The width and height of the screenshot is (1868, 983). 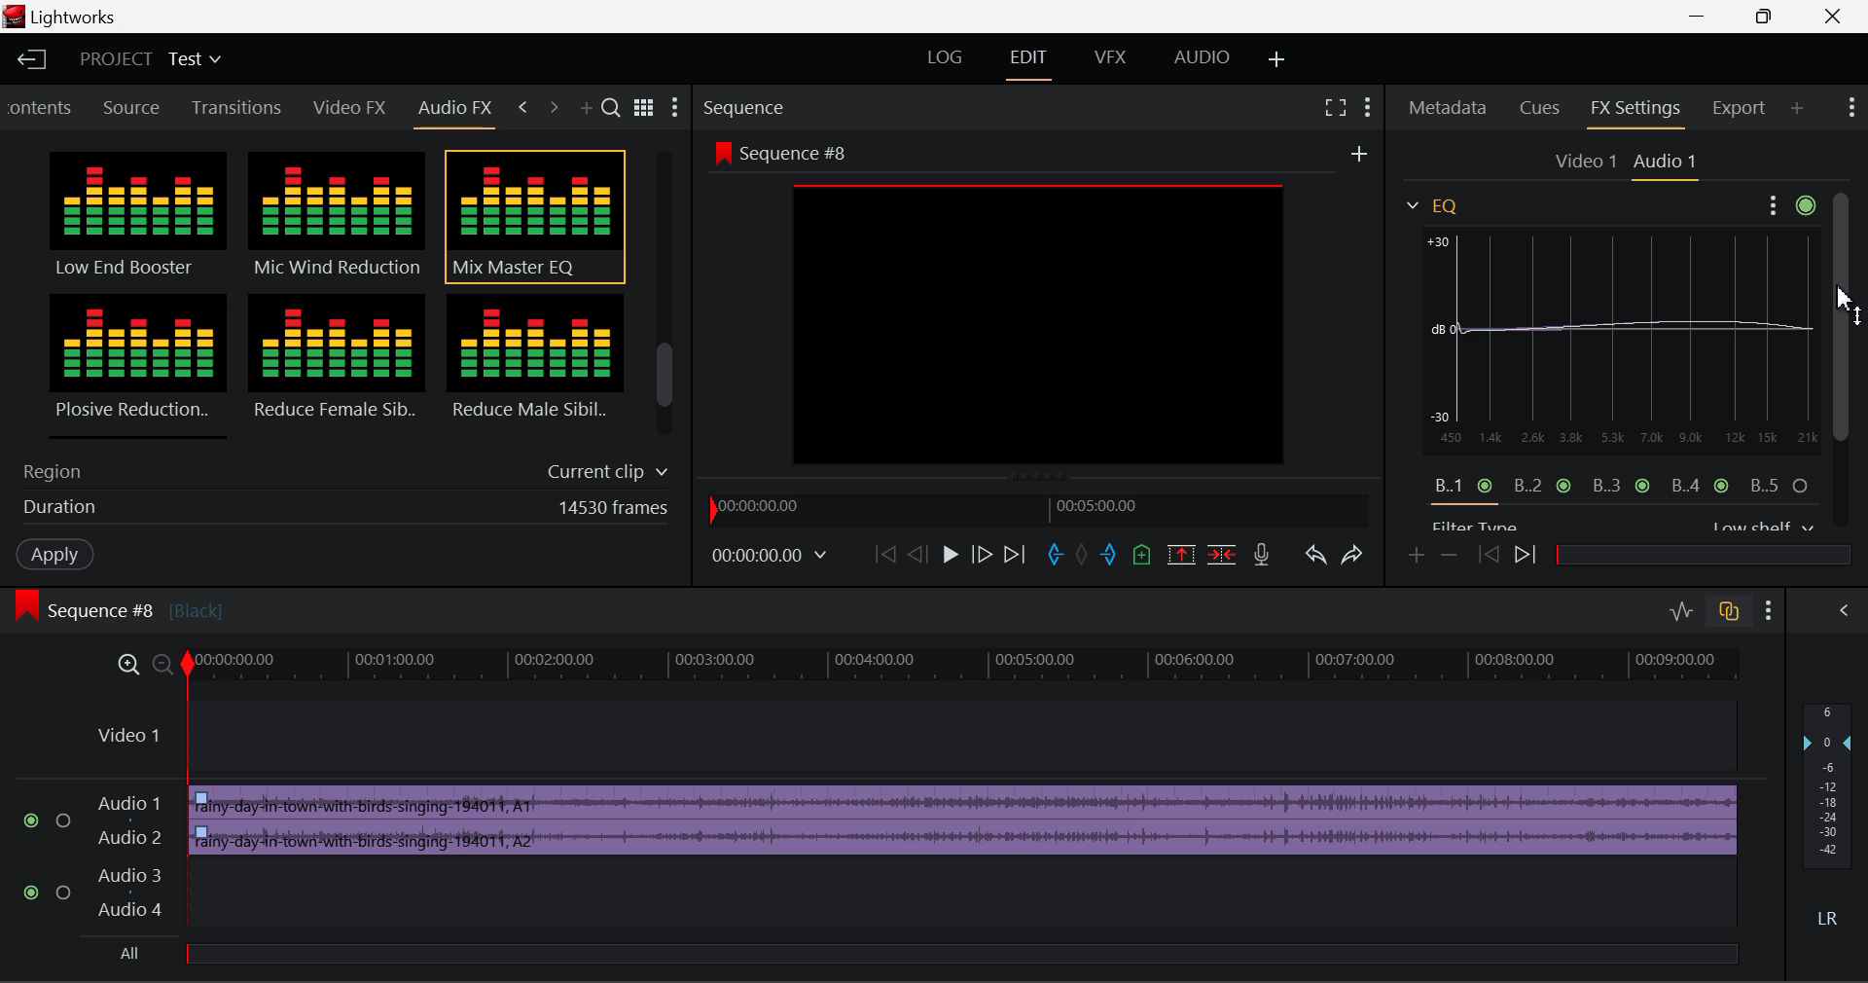 I want to click on Export, so click(x=1740, y=108).